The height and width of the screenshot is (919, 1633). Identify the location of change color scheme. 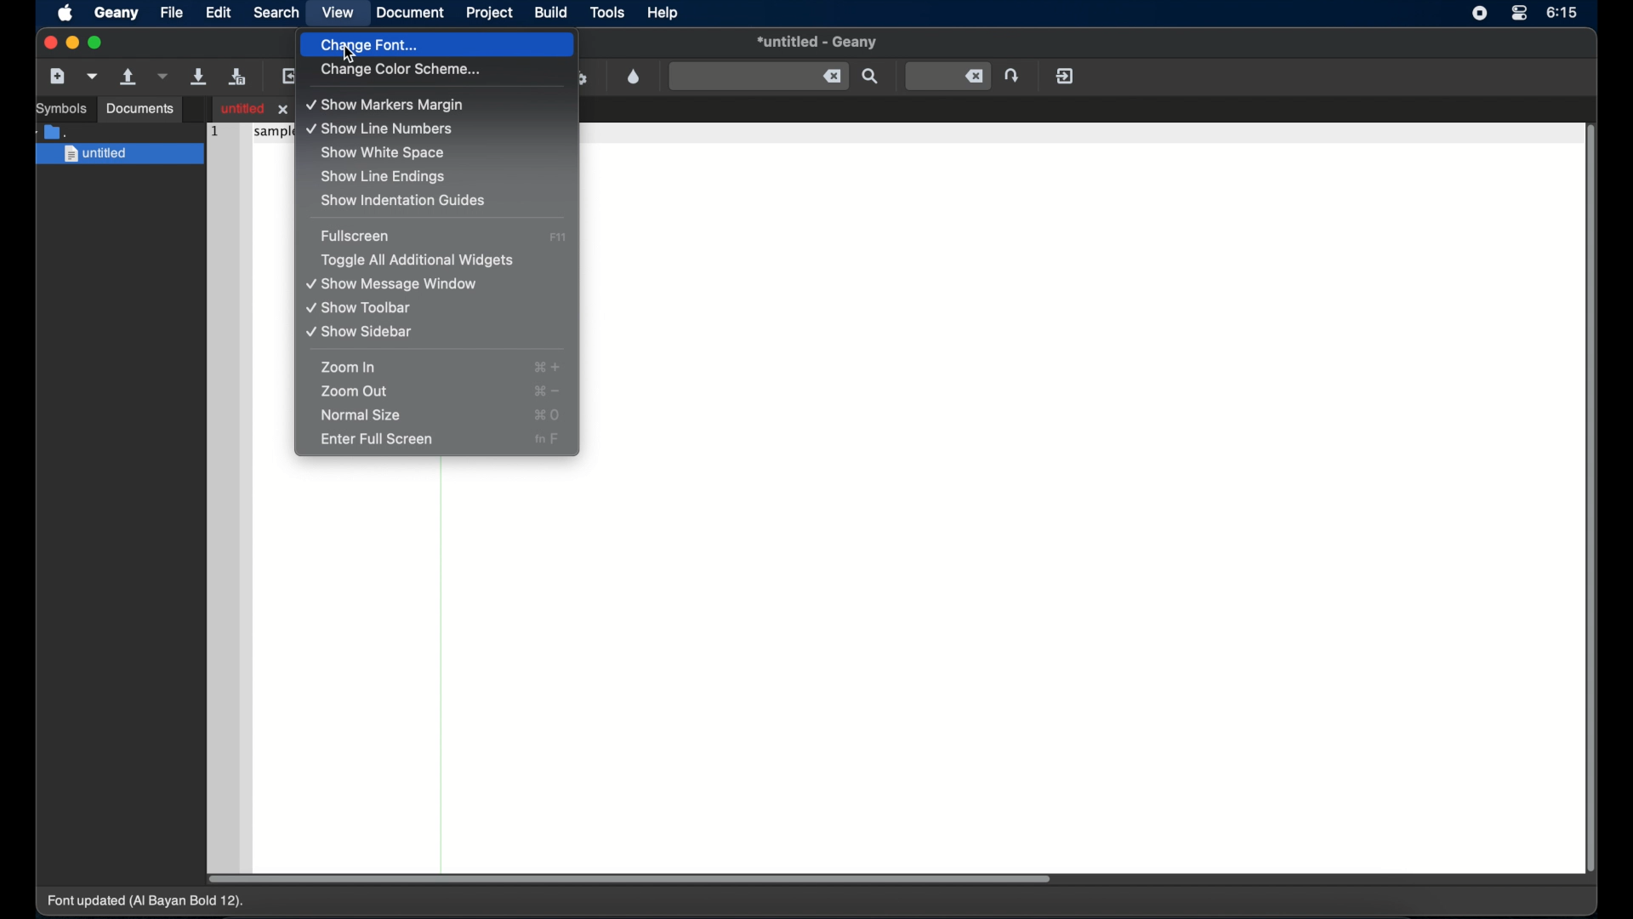
(401, 71).